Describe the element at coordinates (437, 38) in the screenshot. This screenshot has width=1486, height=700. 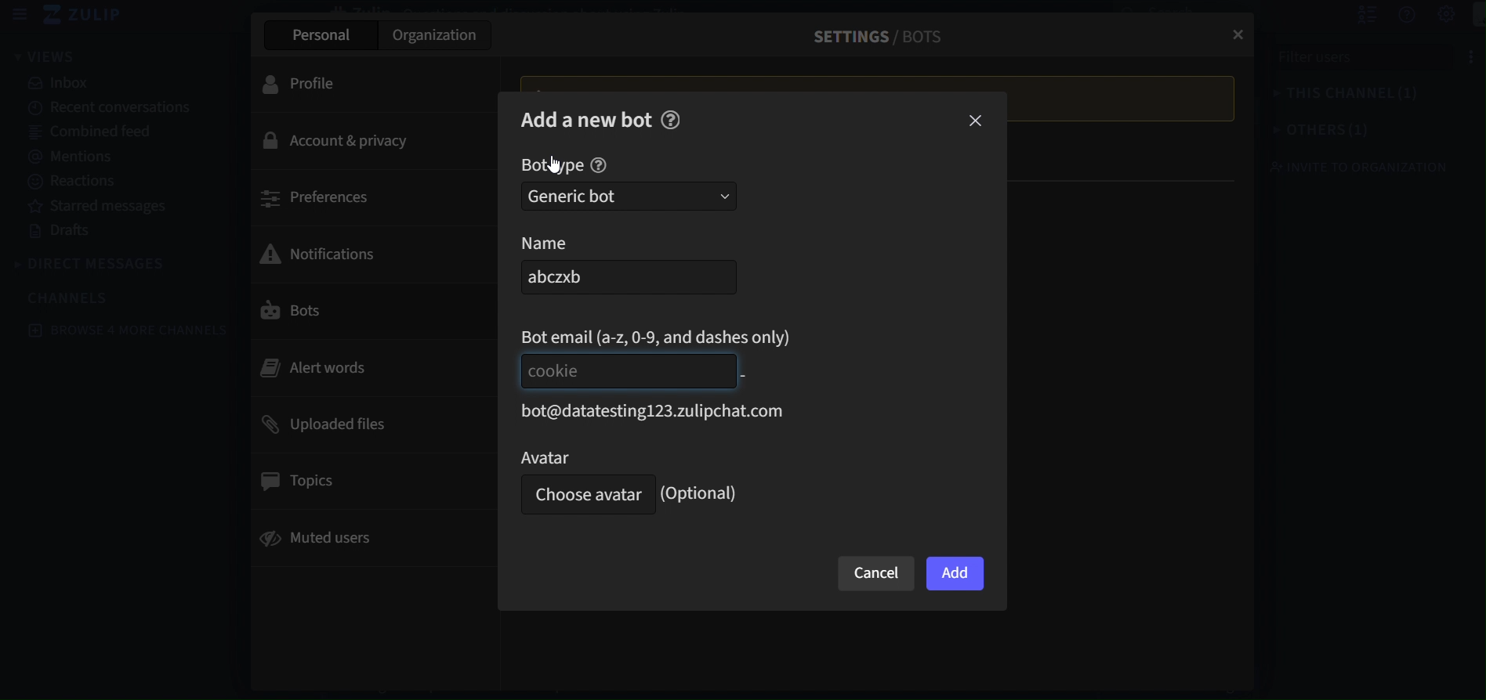
I see `organization` at that location.